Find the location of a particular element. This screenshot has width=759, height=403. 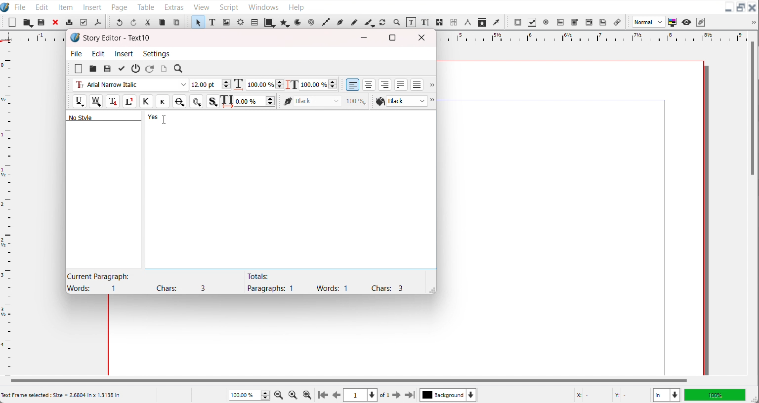

Polygon is located at coordinates (285, 22).